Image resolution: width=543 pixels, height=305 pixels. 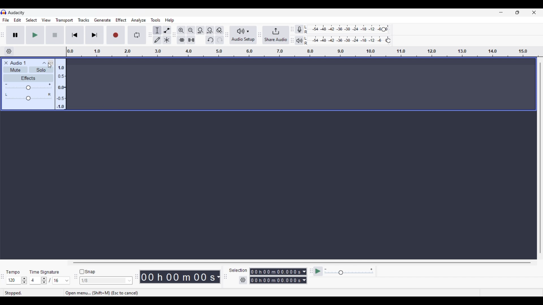 What do you see at coordinates (67, 281) in the screenshot?
I see `Time signature options` at bounding box center [67, 281].